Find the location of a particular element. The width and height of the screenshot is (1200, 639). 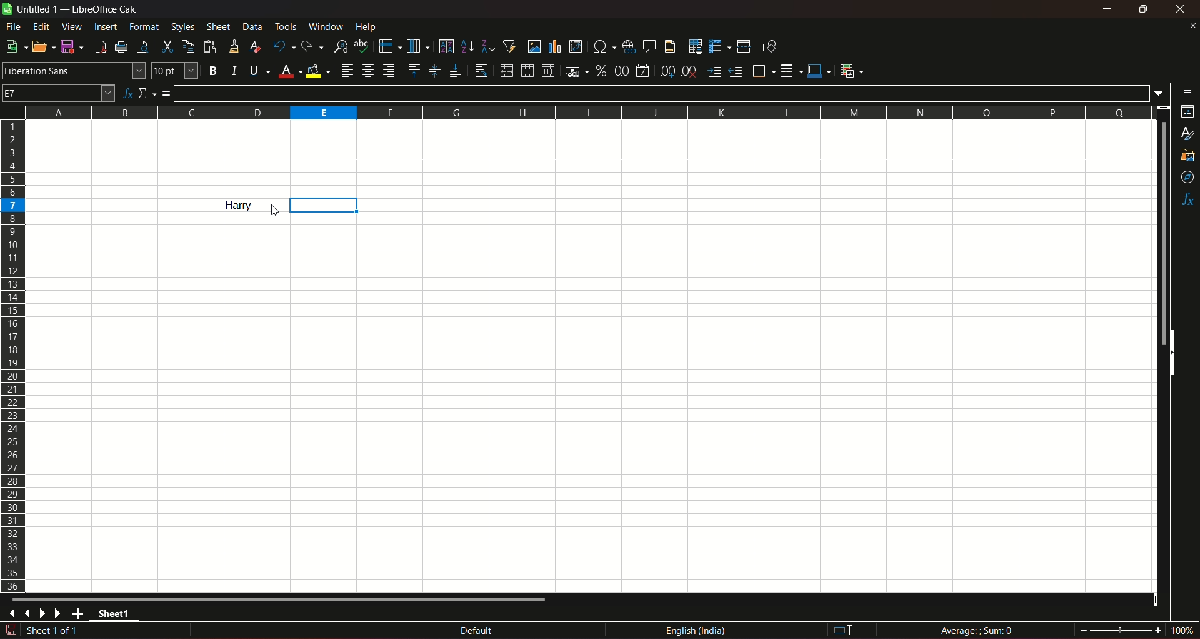

edit is located at coordinates (42, 26).